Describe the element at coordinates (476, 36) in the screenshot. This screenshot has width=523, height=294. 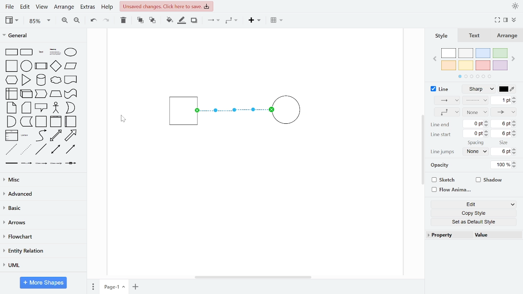
I see `text` at that location.